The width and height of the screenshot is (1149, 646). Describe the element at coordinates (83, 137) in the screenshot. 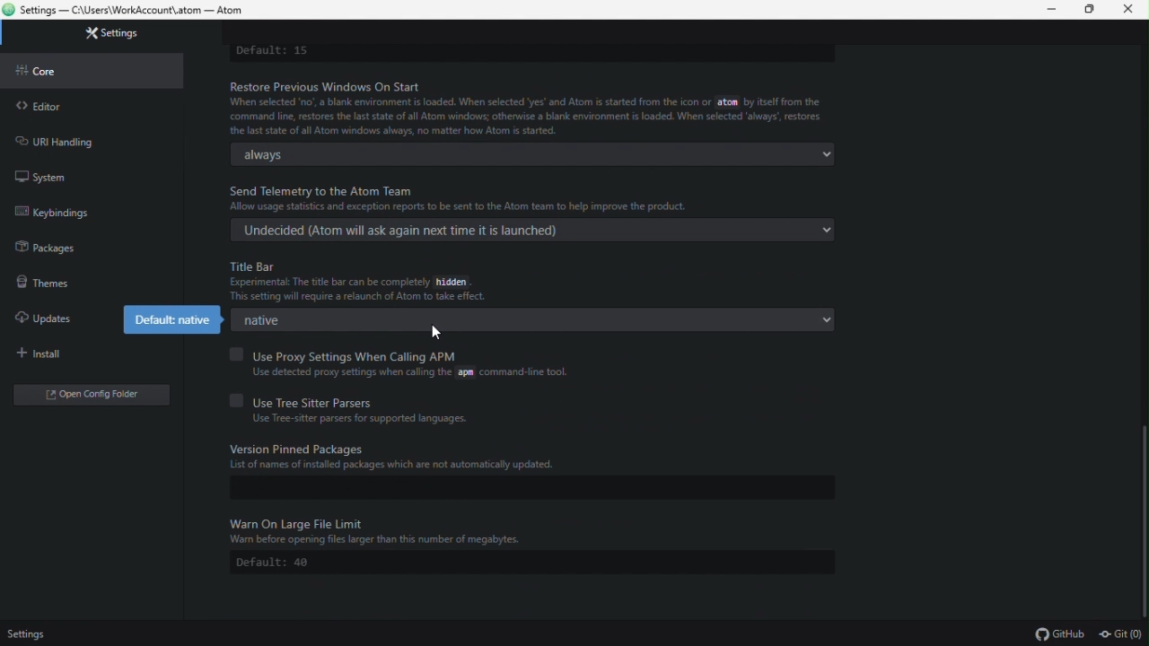

I see `url handling` at that location.